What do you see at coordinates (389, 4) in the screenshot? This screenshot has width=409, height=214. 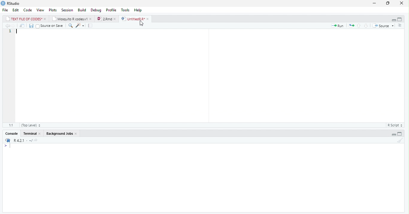 I see `maximize` at bounding box center [389, 4].